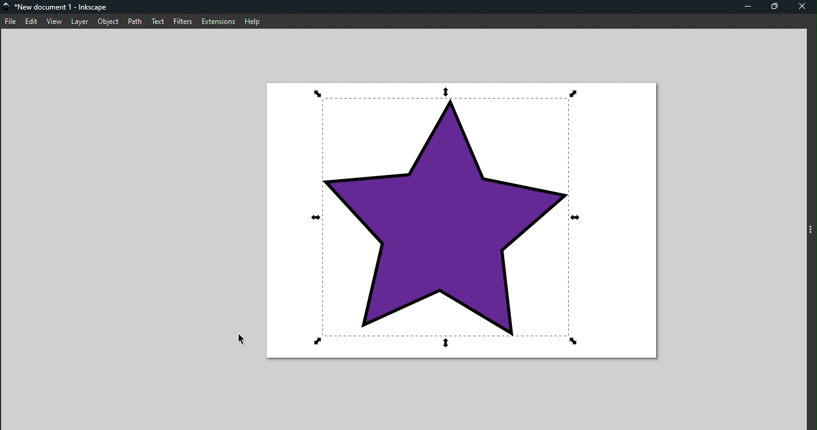 This screenshot has height=430, width=817. I want to click on Cursor, so click(239, 342).